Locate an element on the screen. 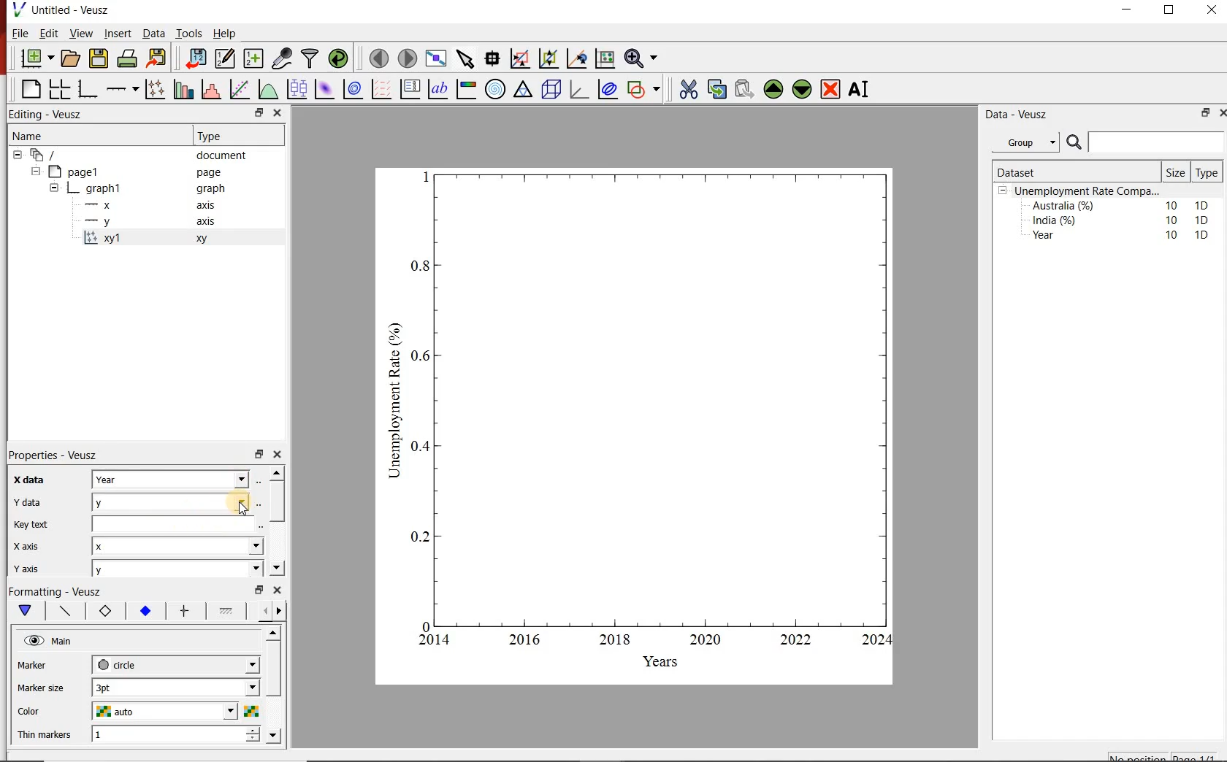 Image resolution: width=1227 pixels, height=762 pixels. marker fill  is located at coordinates (146, 612).